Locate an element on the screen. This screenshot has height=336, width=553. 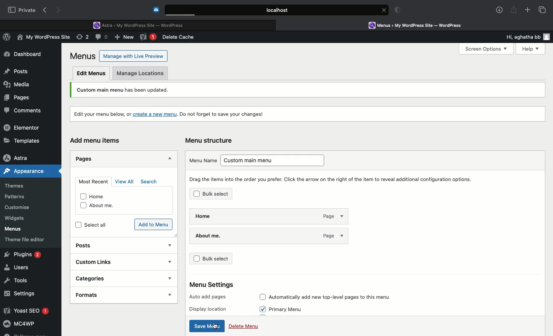
checkbox is located at coordinates (78, 225).